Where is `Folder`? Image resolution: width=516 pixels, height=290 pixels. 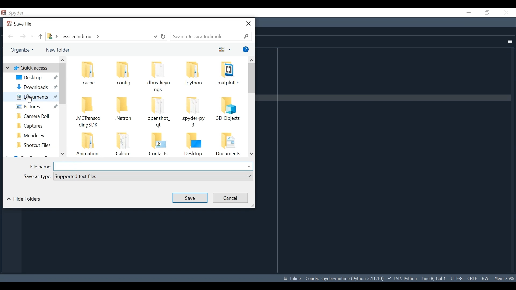 Folder is located at coordinates (158, 77).